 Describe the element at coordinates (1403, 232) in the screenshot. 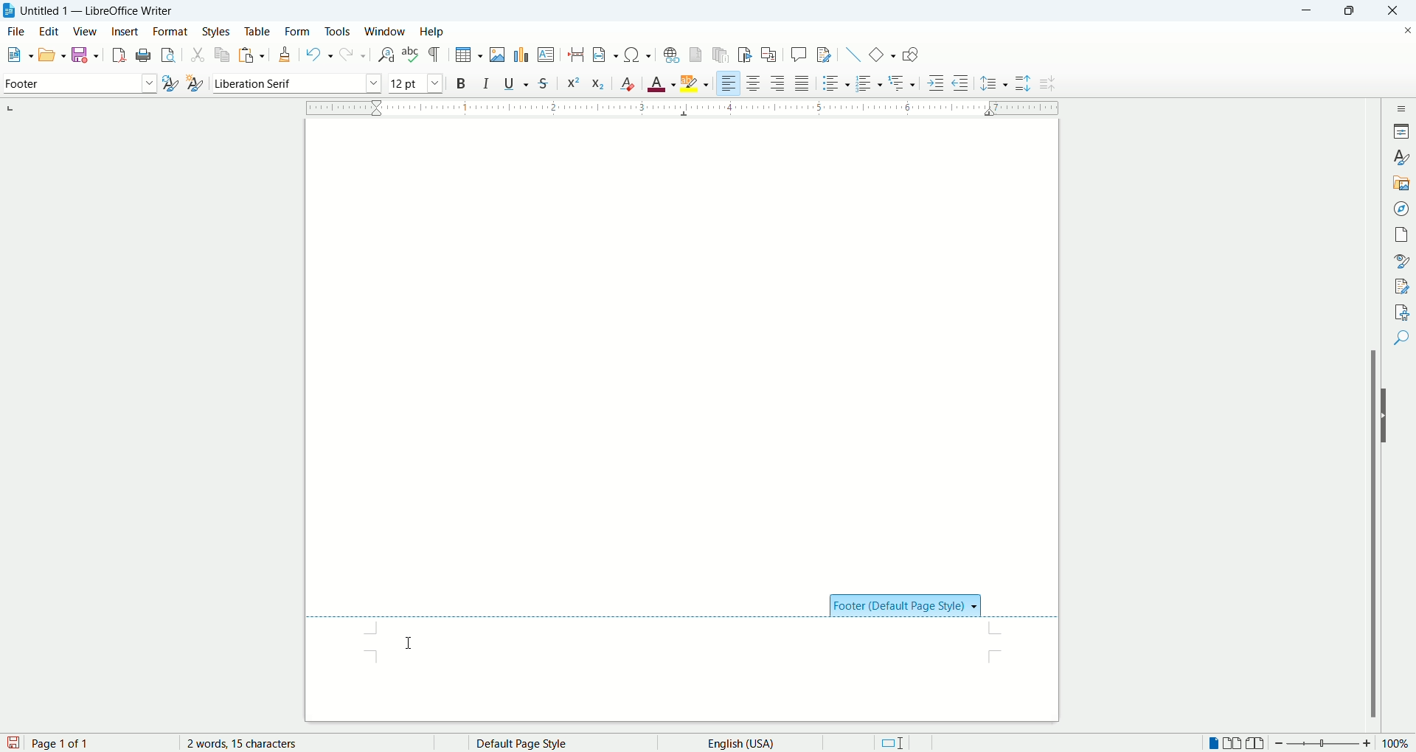

I see `page` at that location.